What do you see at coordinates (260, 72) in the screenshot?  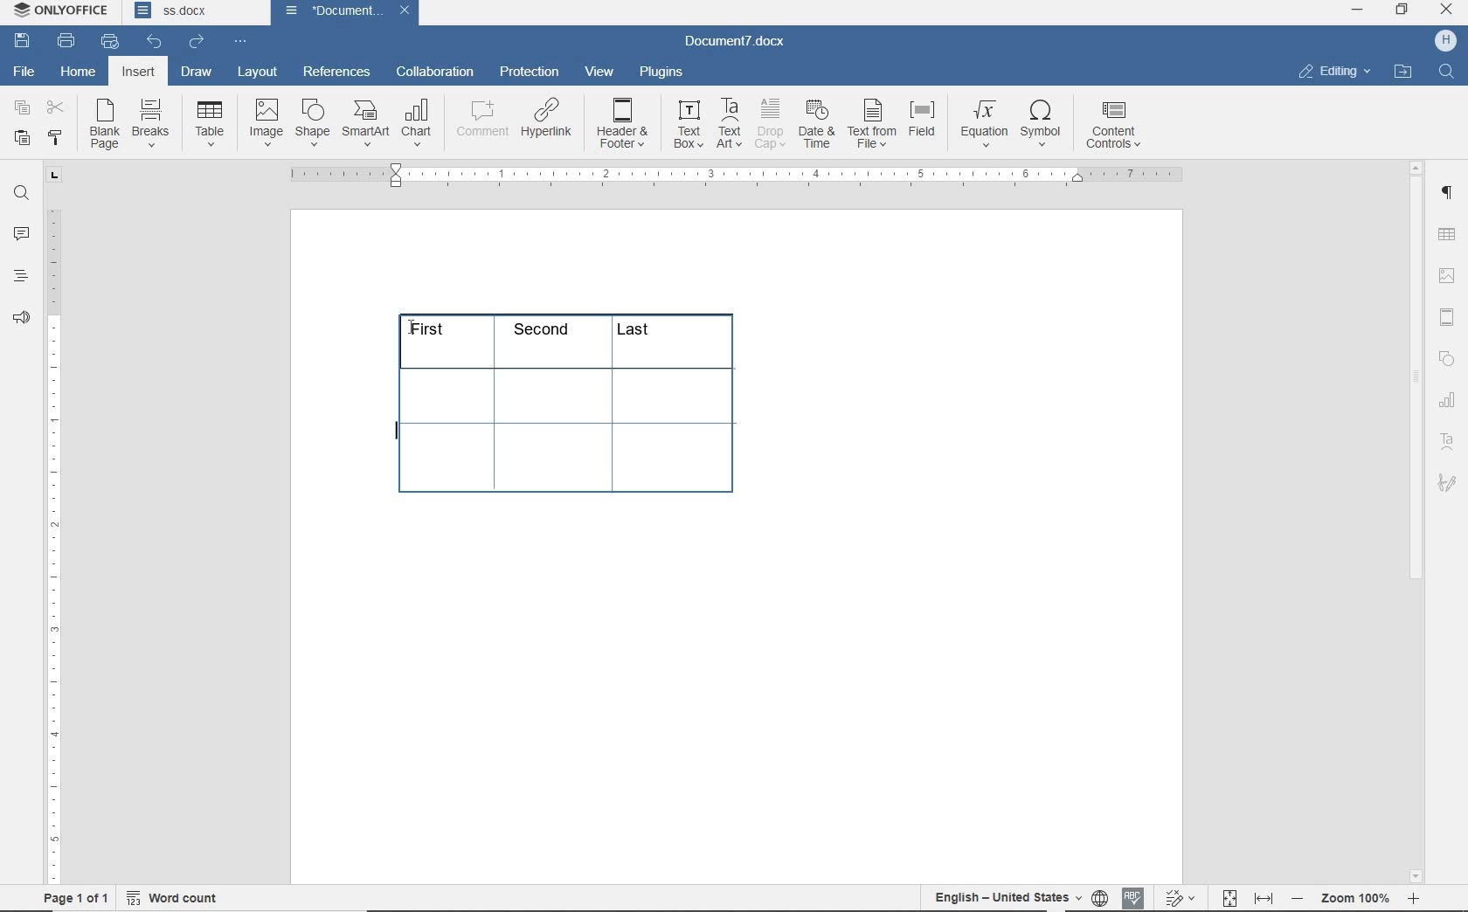 I see `layout` at bounding box center [260, 72].